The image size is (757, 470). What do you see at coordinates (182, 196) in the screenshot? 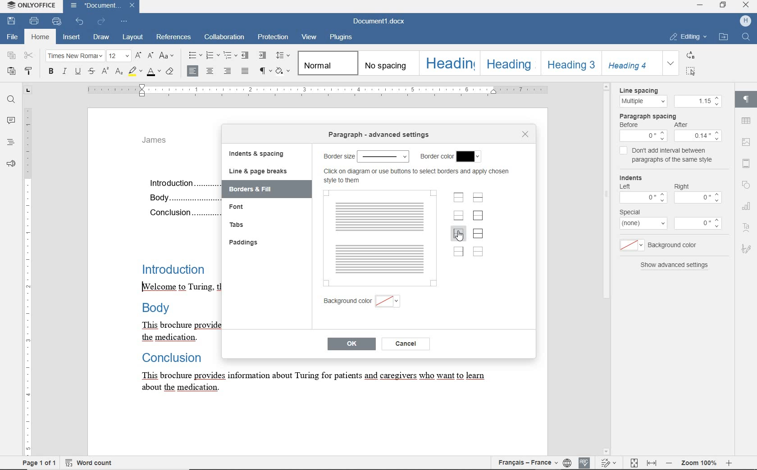
I see `Body` at bounding box center [182, 196].